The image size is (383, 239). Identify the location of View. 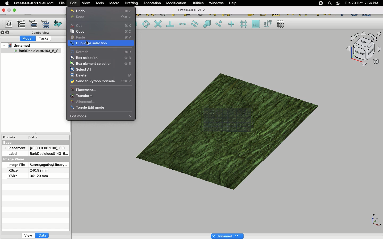
(28, 235).